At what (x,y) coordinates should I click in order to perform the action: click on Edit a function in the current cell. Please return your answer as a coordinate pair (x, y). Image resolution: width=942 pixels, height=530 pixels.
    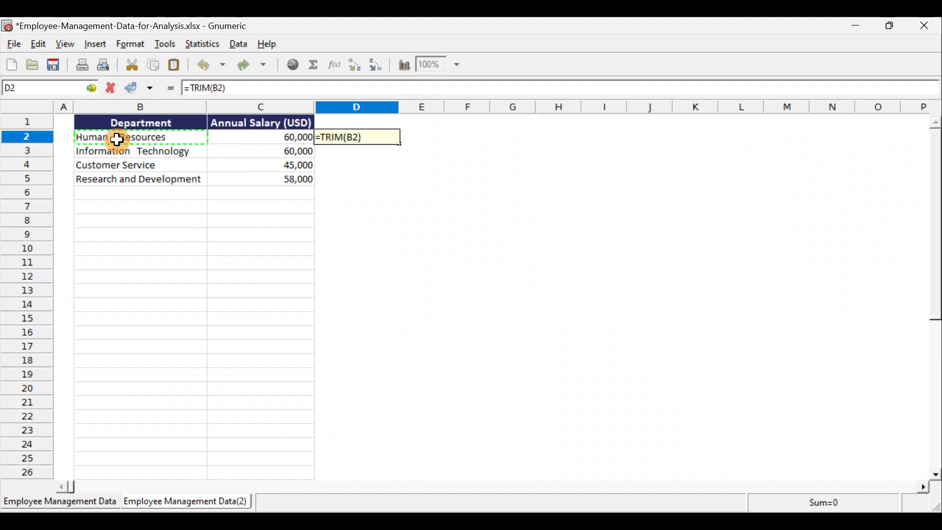
    Looking at the image, I should click on (334, 66).